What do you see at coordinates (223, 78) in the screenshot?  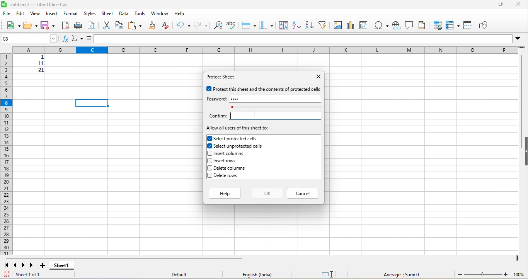 I see `protect sheet` at bounding box center [223, 78].